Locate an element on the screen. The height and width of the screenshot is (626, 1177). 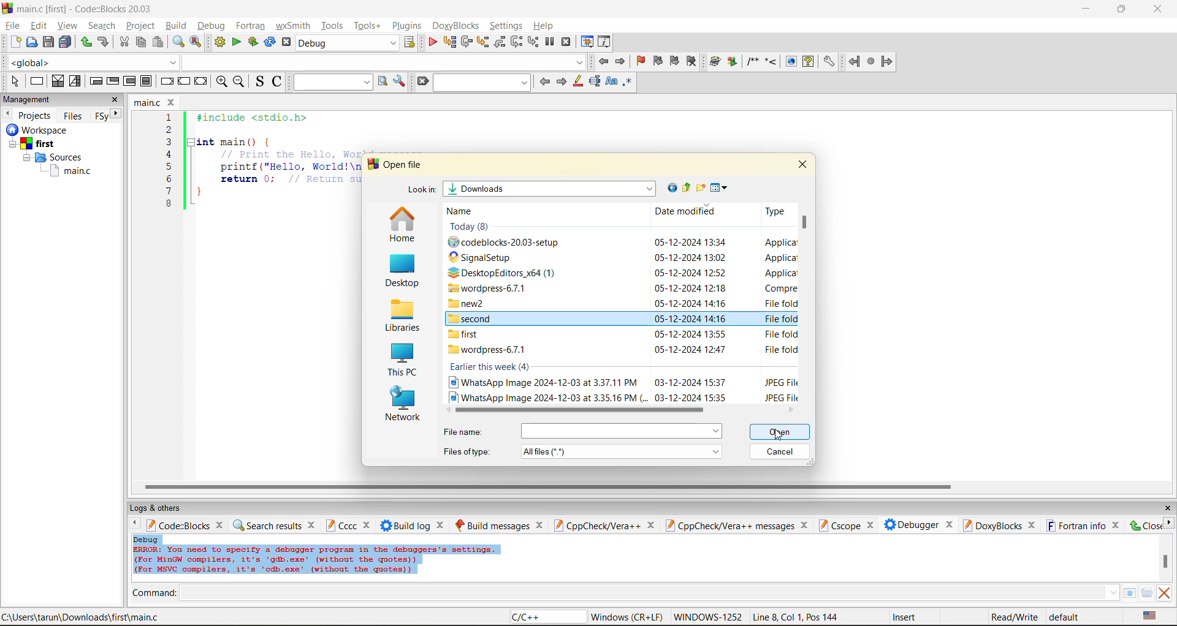
close is located at coordinates (368, 526).